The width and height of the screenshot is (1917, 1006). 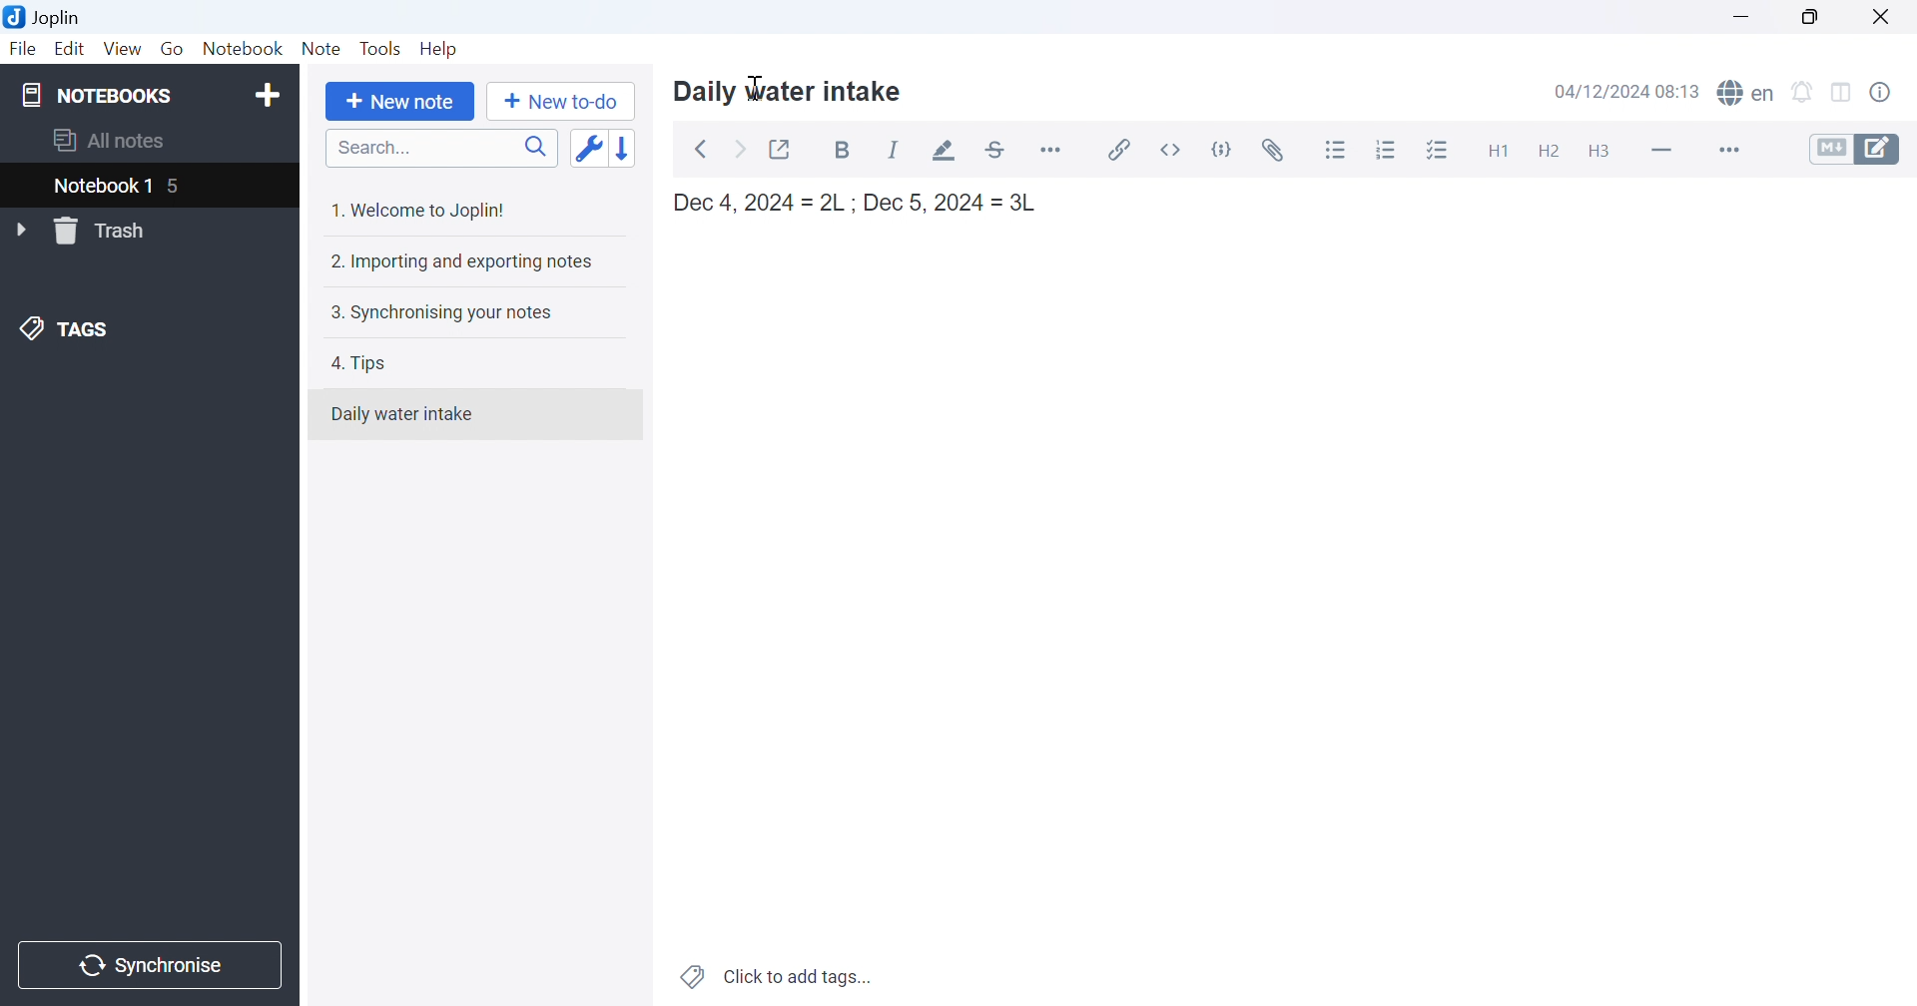 What do you see at coordinates (943, 150) in the screenshot?
I see `Highlight` at bounding box center [943, 150].